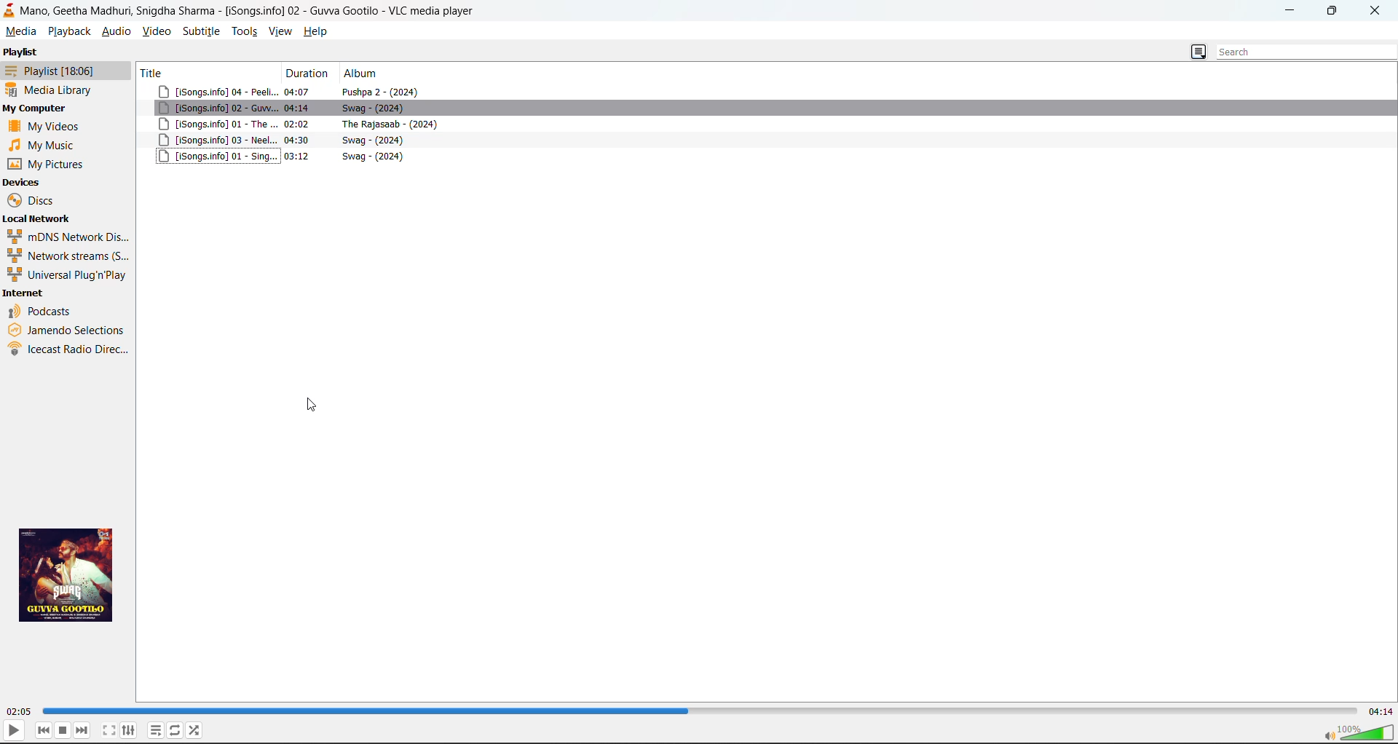 This screenshot has height=744, width=1398. Describe the element at coordinates (116, 31) in the screenshot. I see `audio` at that location.